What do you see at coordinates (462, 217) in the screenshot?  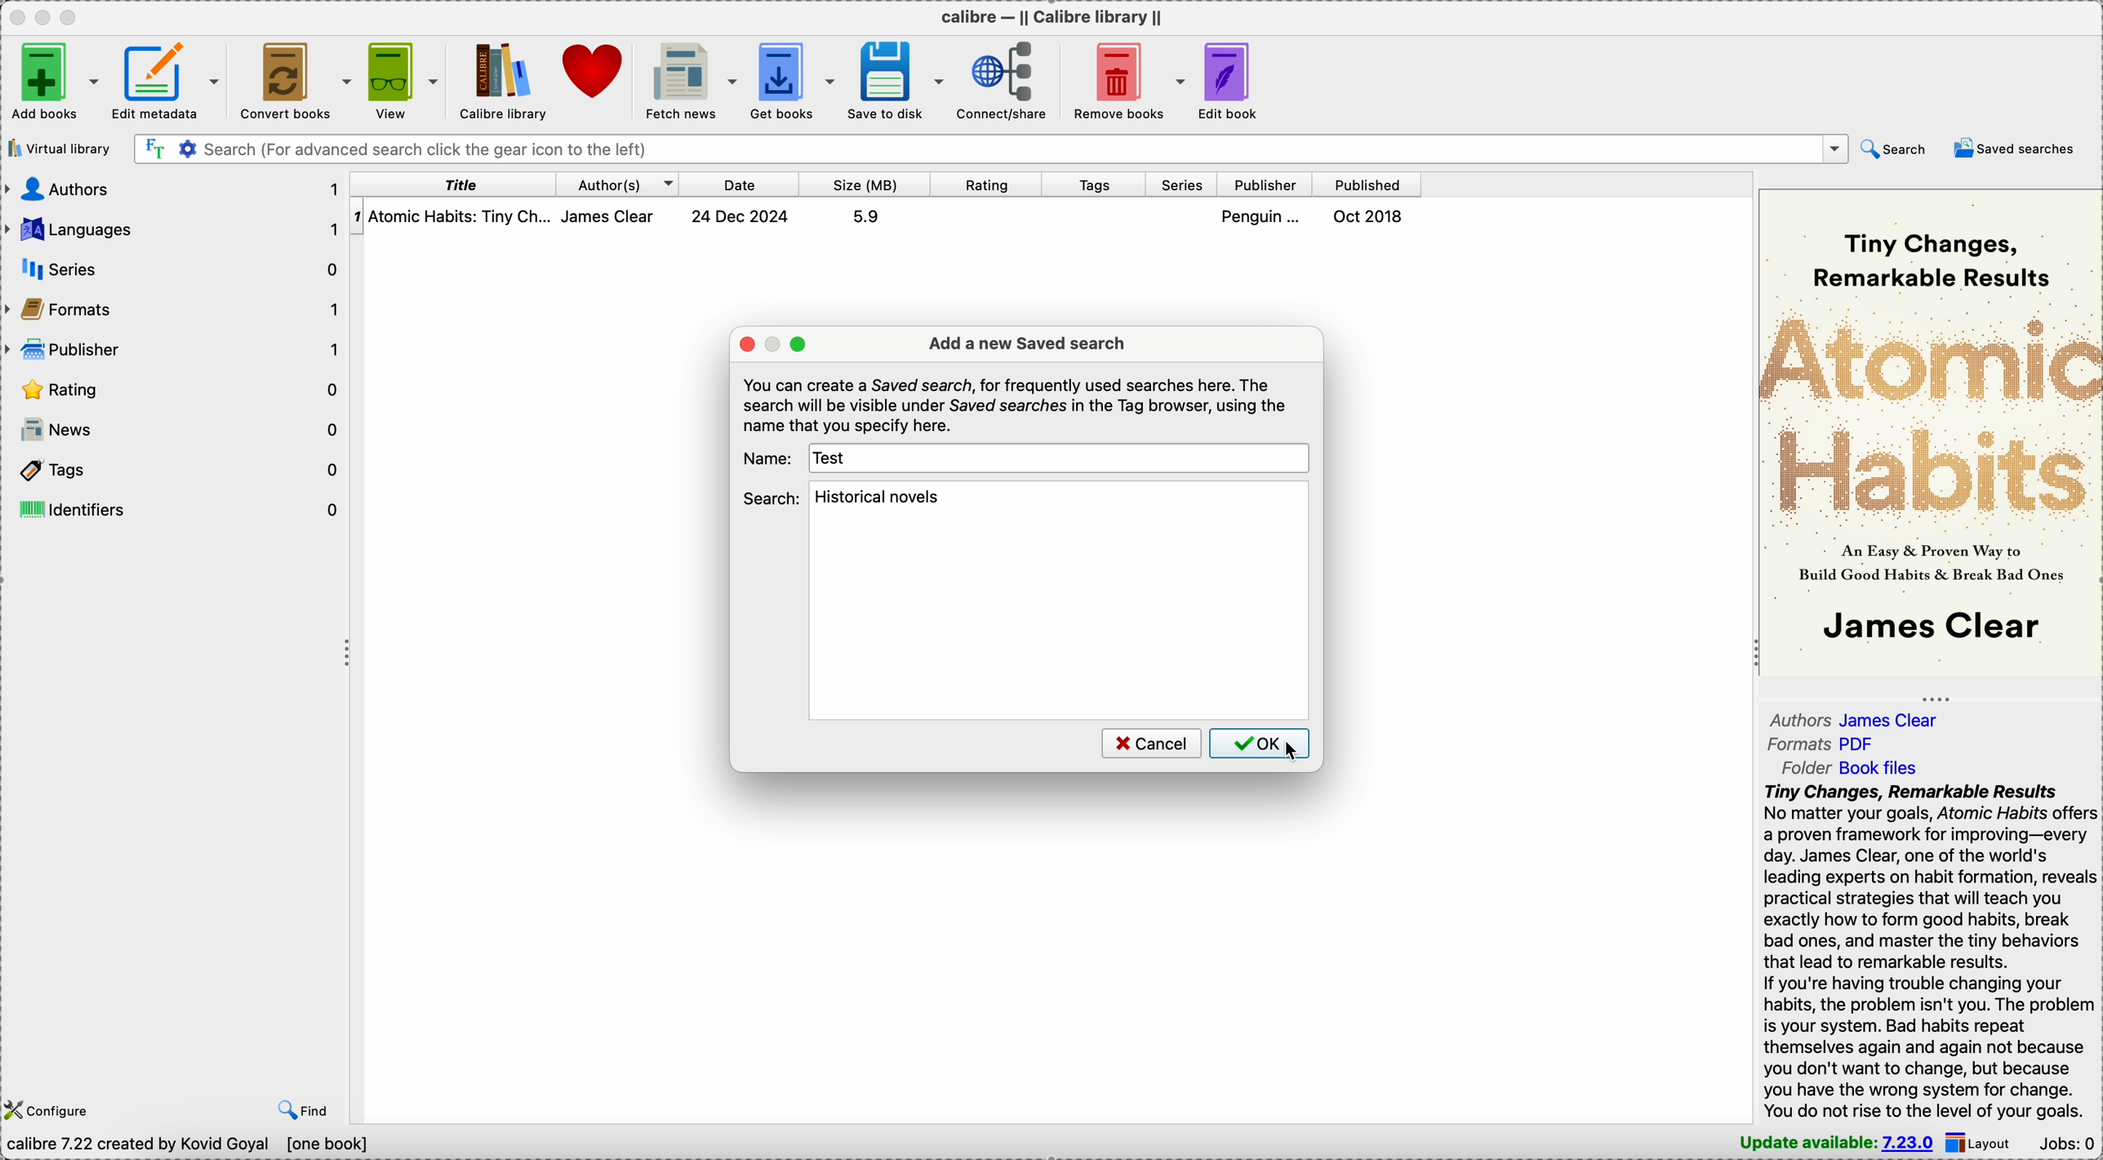 I see `atomic habits: Tiny changes, remarkable results` at bounding box center [462, 217].